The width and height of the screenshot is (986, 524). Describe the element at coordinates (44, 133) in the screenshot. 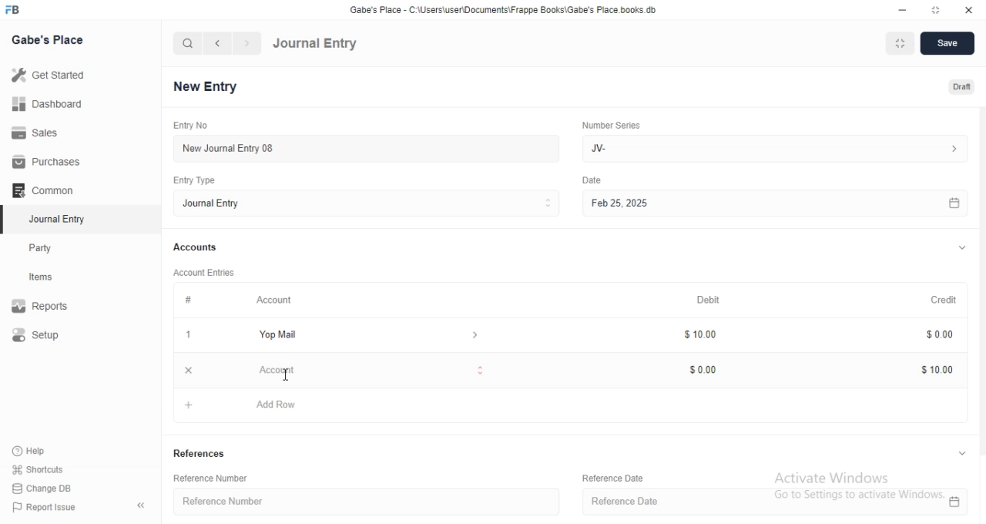

I see `Sales` at that location.